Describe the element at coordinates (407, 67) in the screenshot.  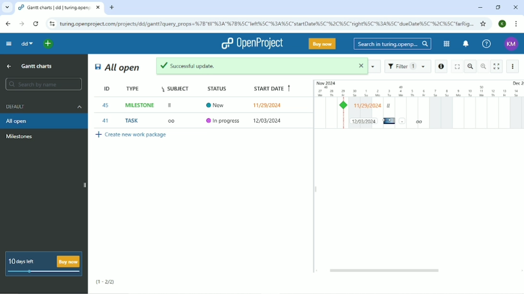
I see `Filter` at that location.